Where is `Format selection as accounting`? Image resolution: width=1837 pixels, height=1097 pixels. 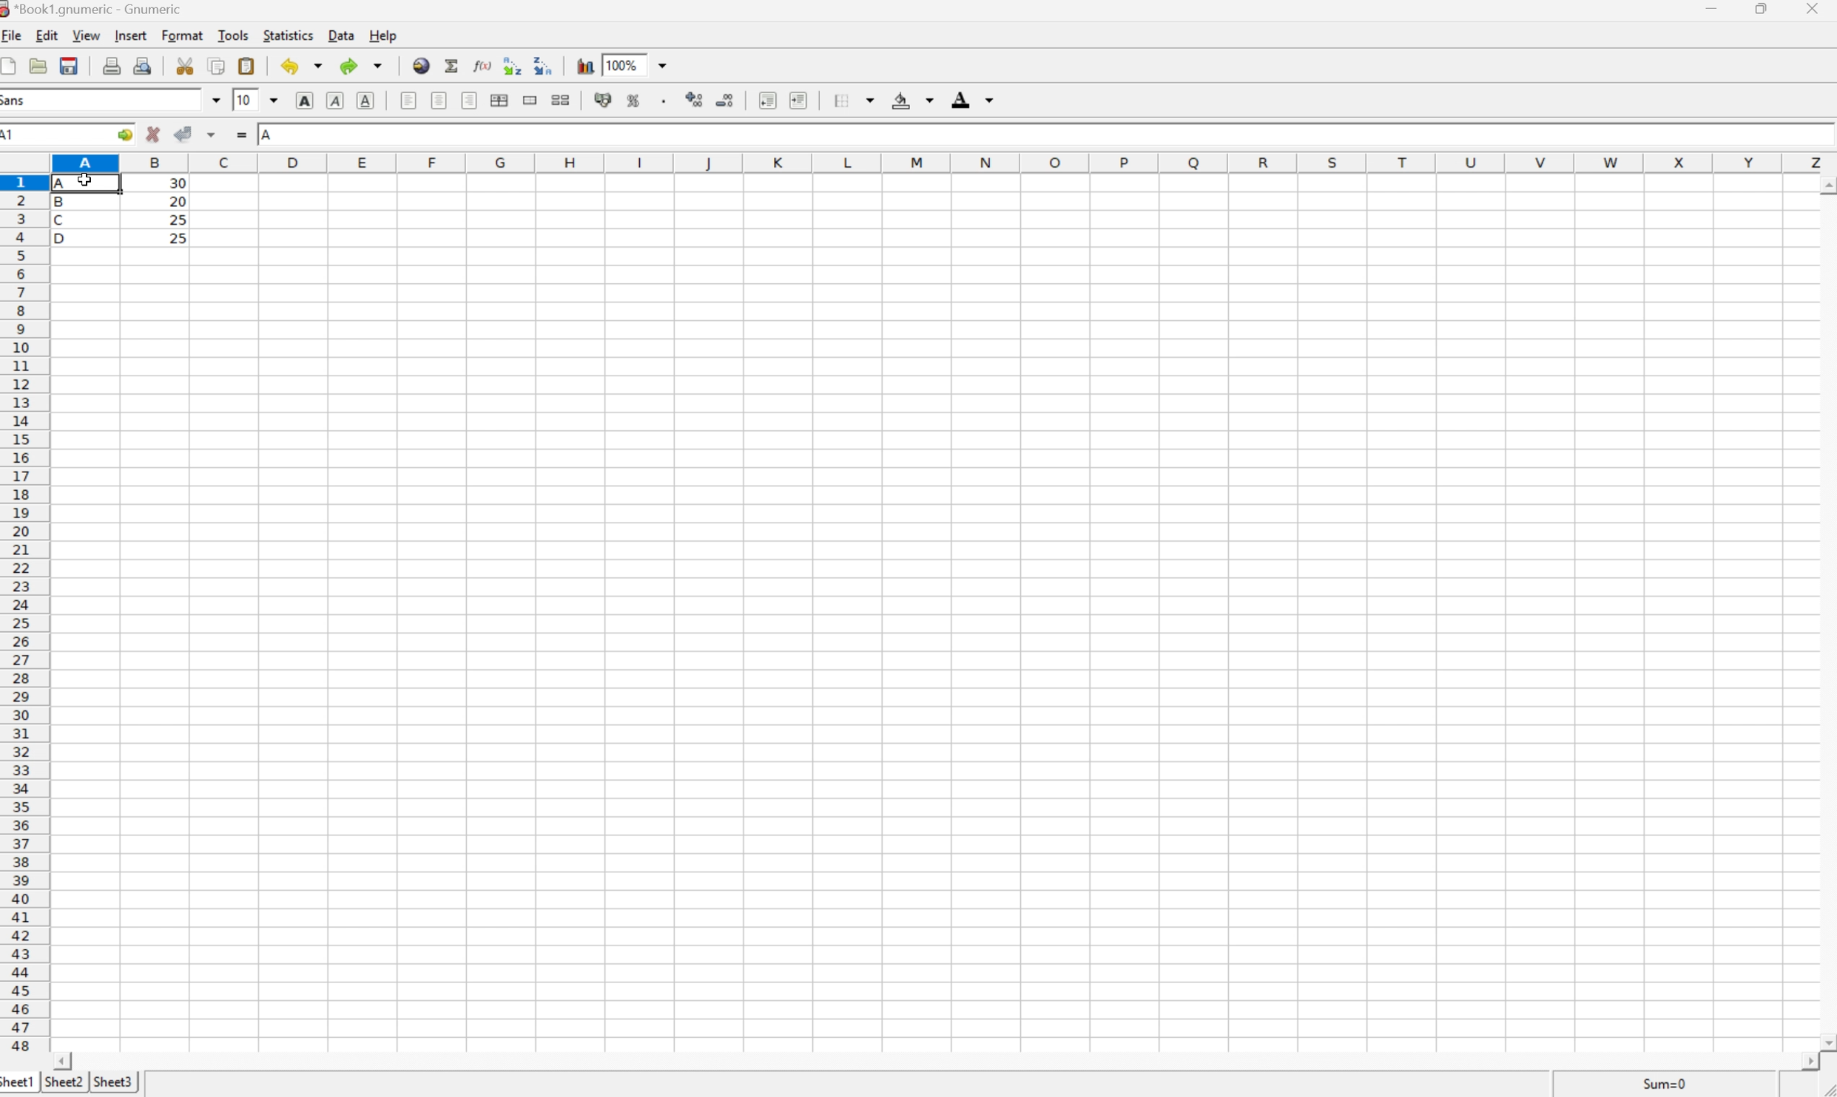
Format selection as accounting is located at coordinates (604, 99).